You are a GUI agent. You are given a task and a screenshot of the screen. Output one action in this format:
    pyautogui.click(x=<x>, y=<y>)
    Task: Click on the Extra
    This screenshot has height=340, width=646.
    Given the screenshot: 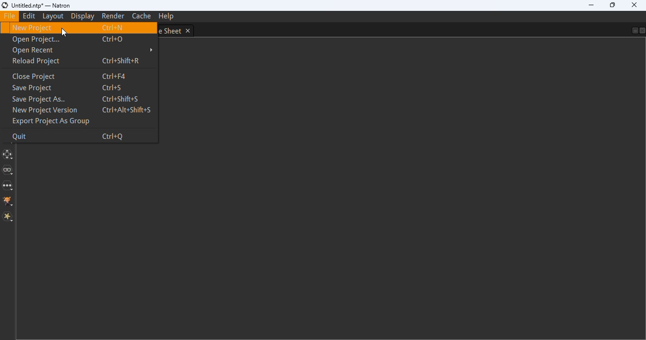 What is the action you would take?
    pyautogui.click(x=8, y=217)
    